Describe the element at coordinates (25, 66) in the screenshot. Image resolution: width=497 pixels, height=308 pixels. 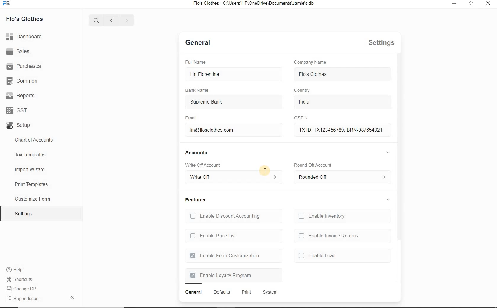
I see `Purchases` at that location.